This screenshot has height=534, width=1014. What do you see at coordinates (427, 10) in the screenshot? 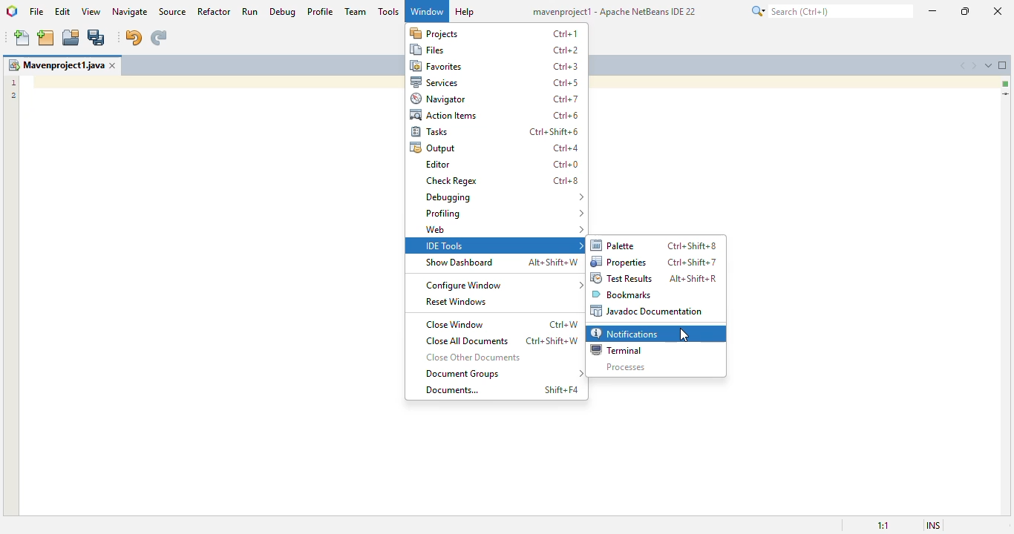
I see `window` at bounding box center [427, 10].